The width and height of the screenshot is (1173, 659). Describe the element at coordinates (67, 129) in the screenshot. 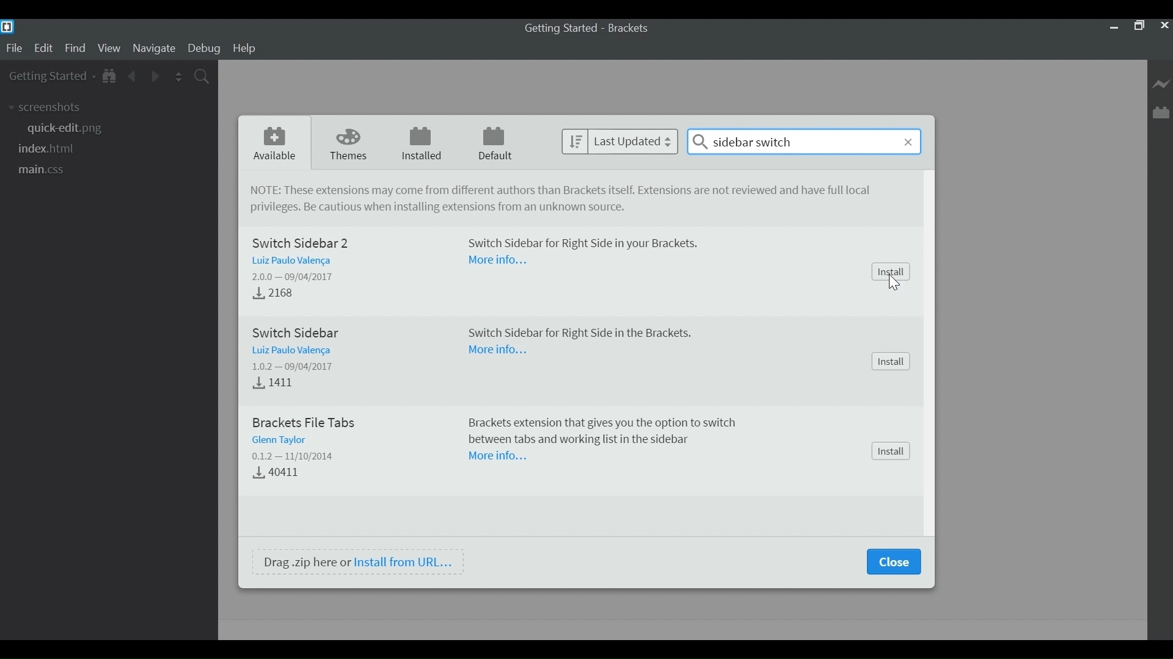

I see `png file` at that location.